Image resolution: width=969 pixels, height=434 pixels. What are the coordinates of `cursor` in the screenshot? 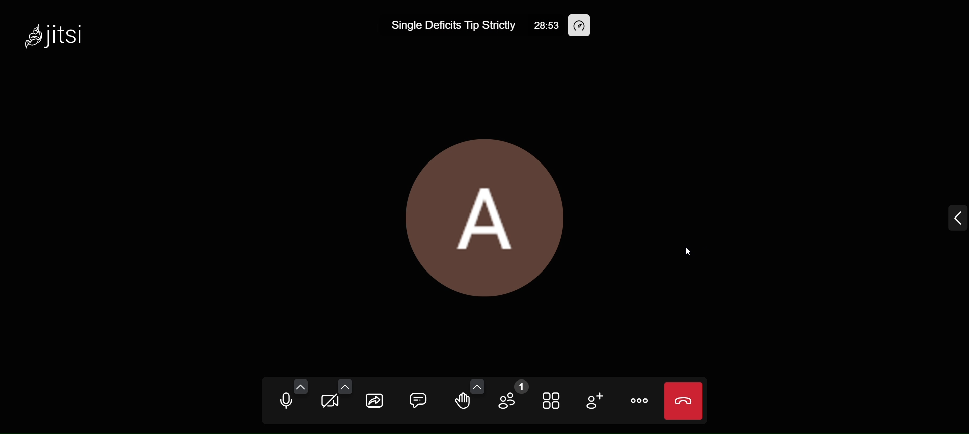 It's located at (690, 254).